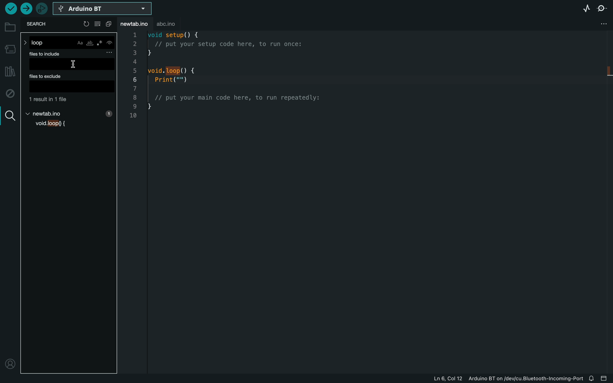 The height and width of the screenshot is (383, 613). What do you see at coordinates (72, 64) in the screenshot?
I see `input field` at bounding box center [72, 64].